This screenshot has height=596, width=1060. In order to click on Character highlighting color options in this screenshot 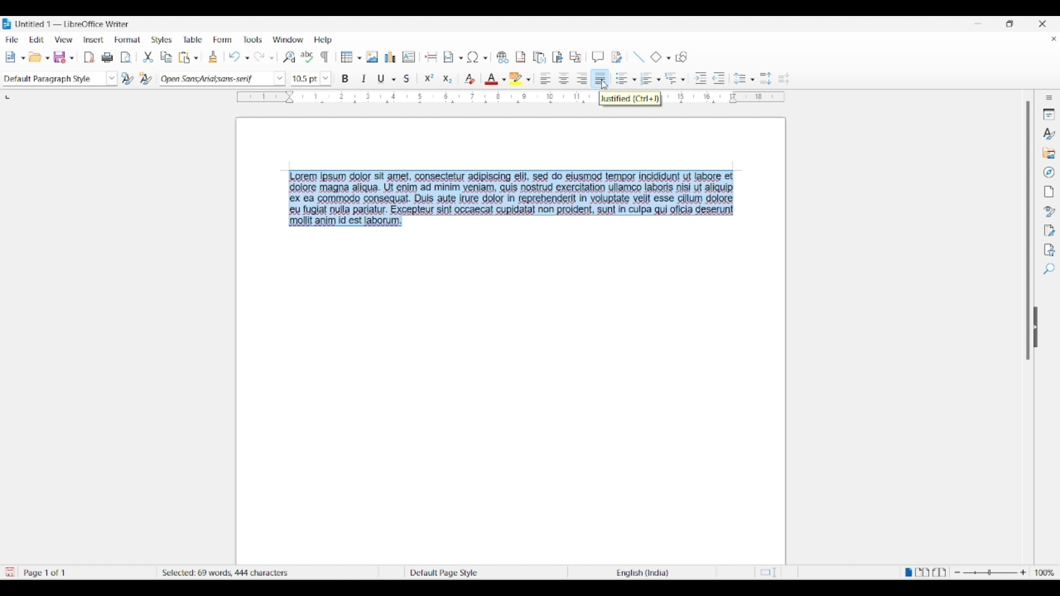, I will do `click(528, 79)`.